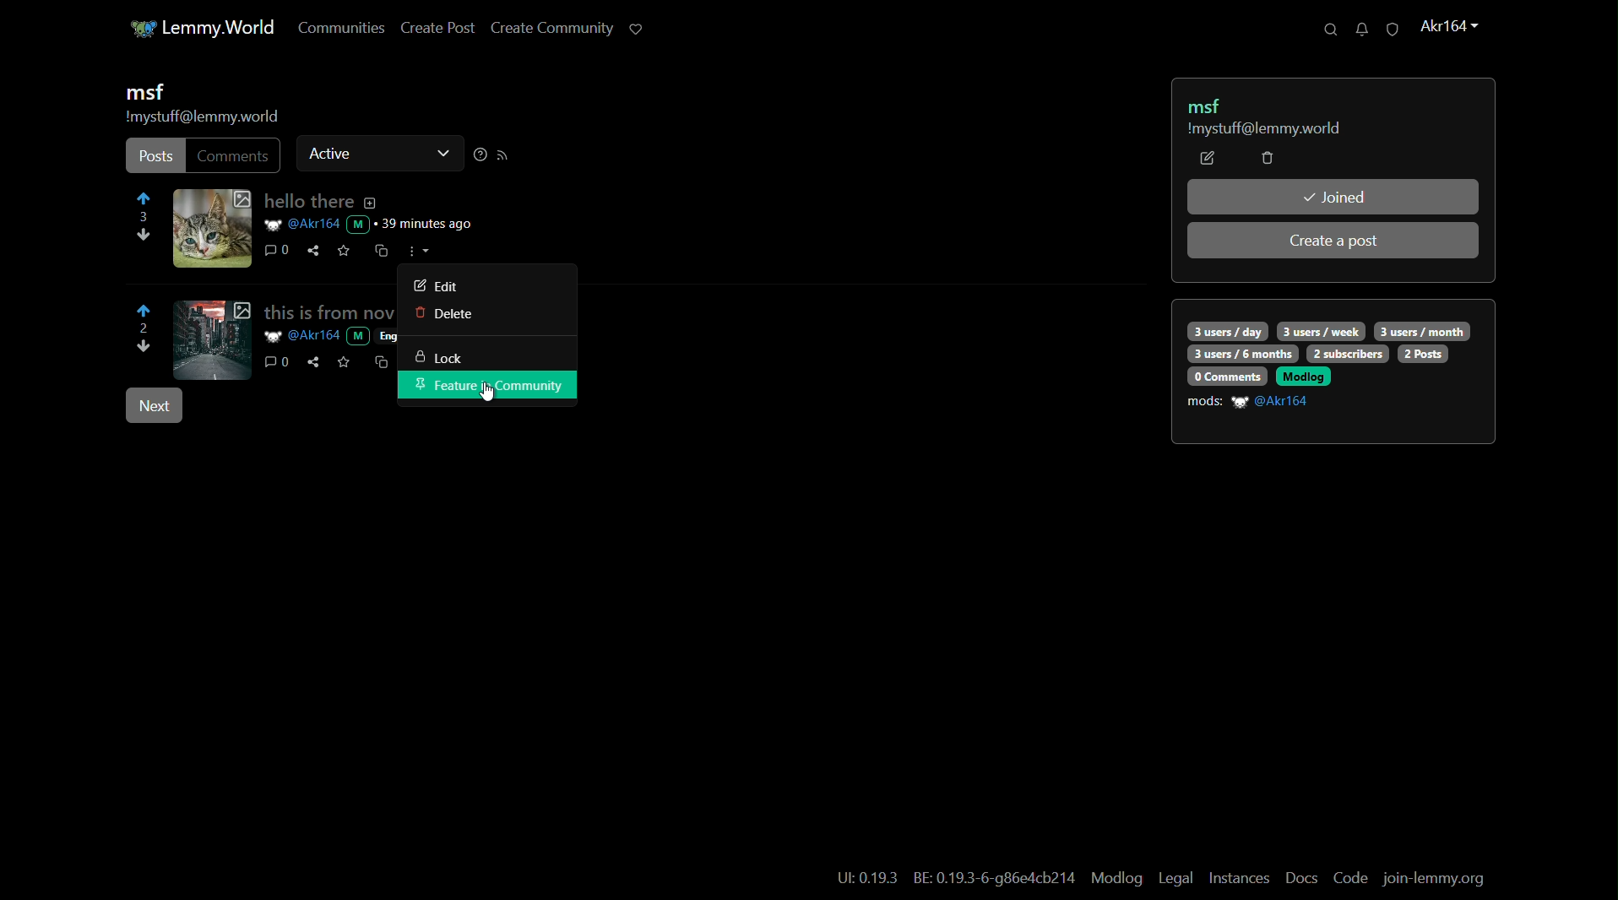  Describe the element at coordinates (494, 395) in the screenshot. I see `cursor` at that location.